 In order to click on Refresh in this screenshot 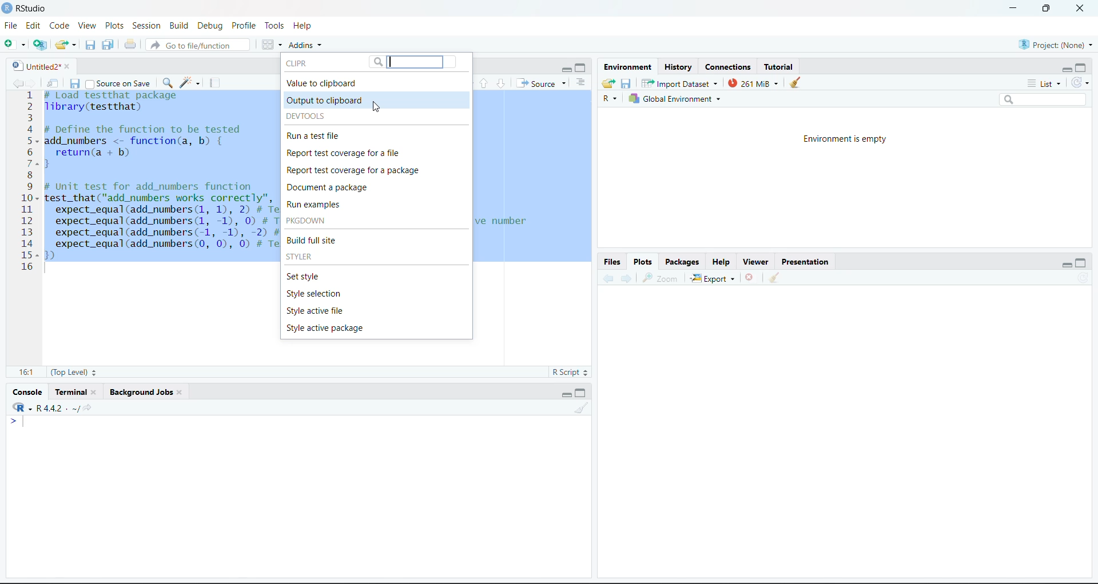, I will do `click(1079, 83)`.